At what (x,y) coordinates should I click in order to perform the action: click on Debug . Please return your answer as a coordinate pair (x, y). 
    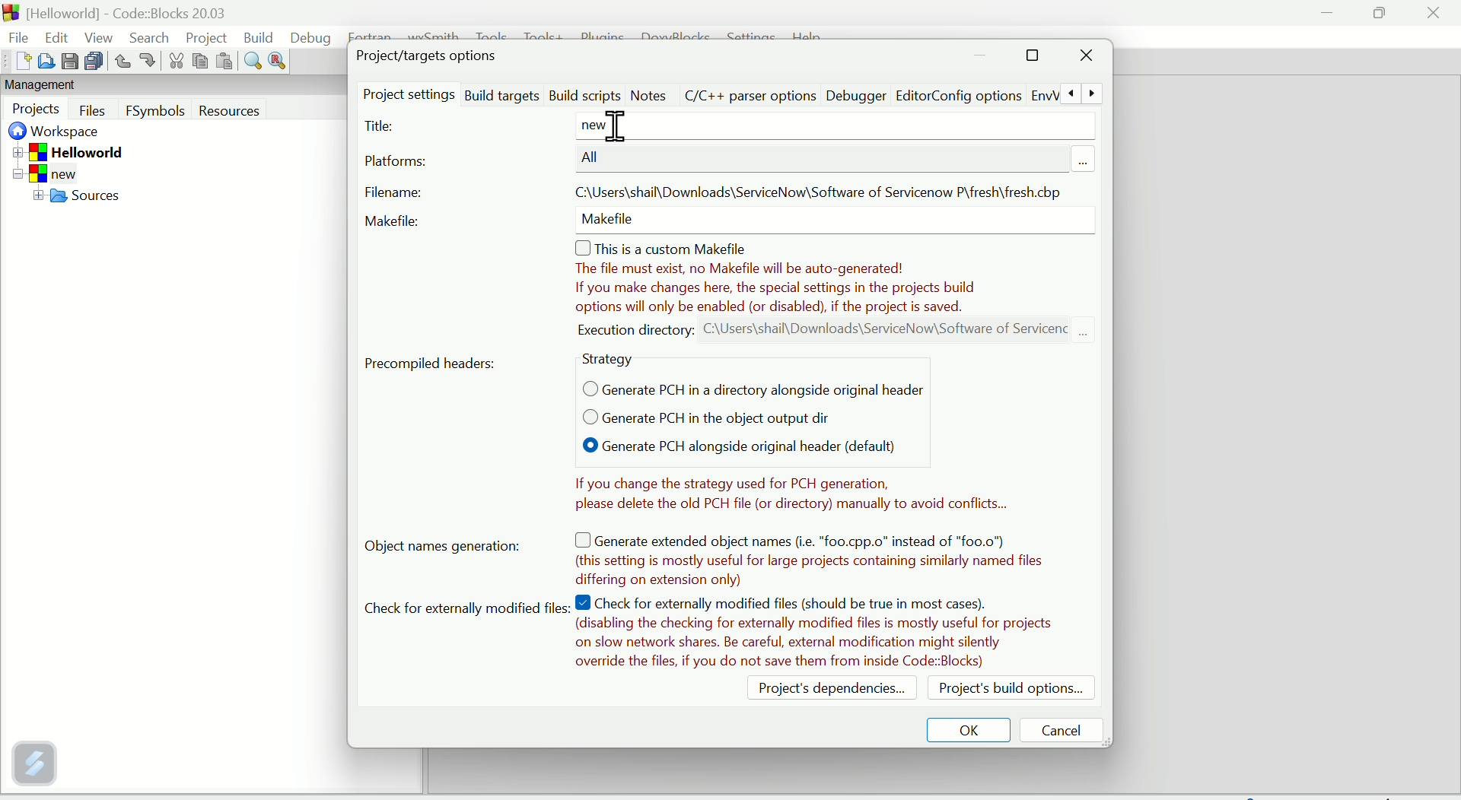
    Looking at the image, I should click on (310, 37).